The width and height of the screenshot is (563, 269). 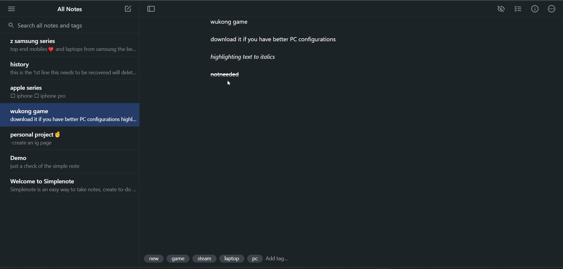 What do you see at coordinates (73, 9) in the screenshot?
I see `all notes` at bounding box center [73, 9].